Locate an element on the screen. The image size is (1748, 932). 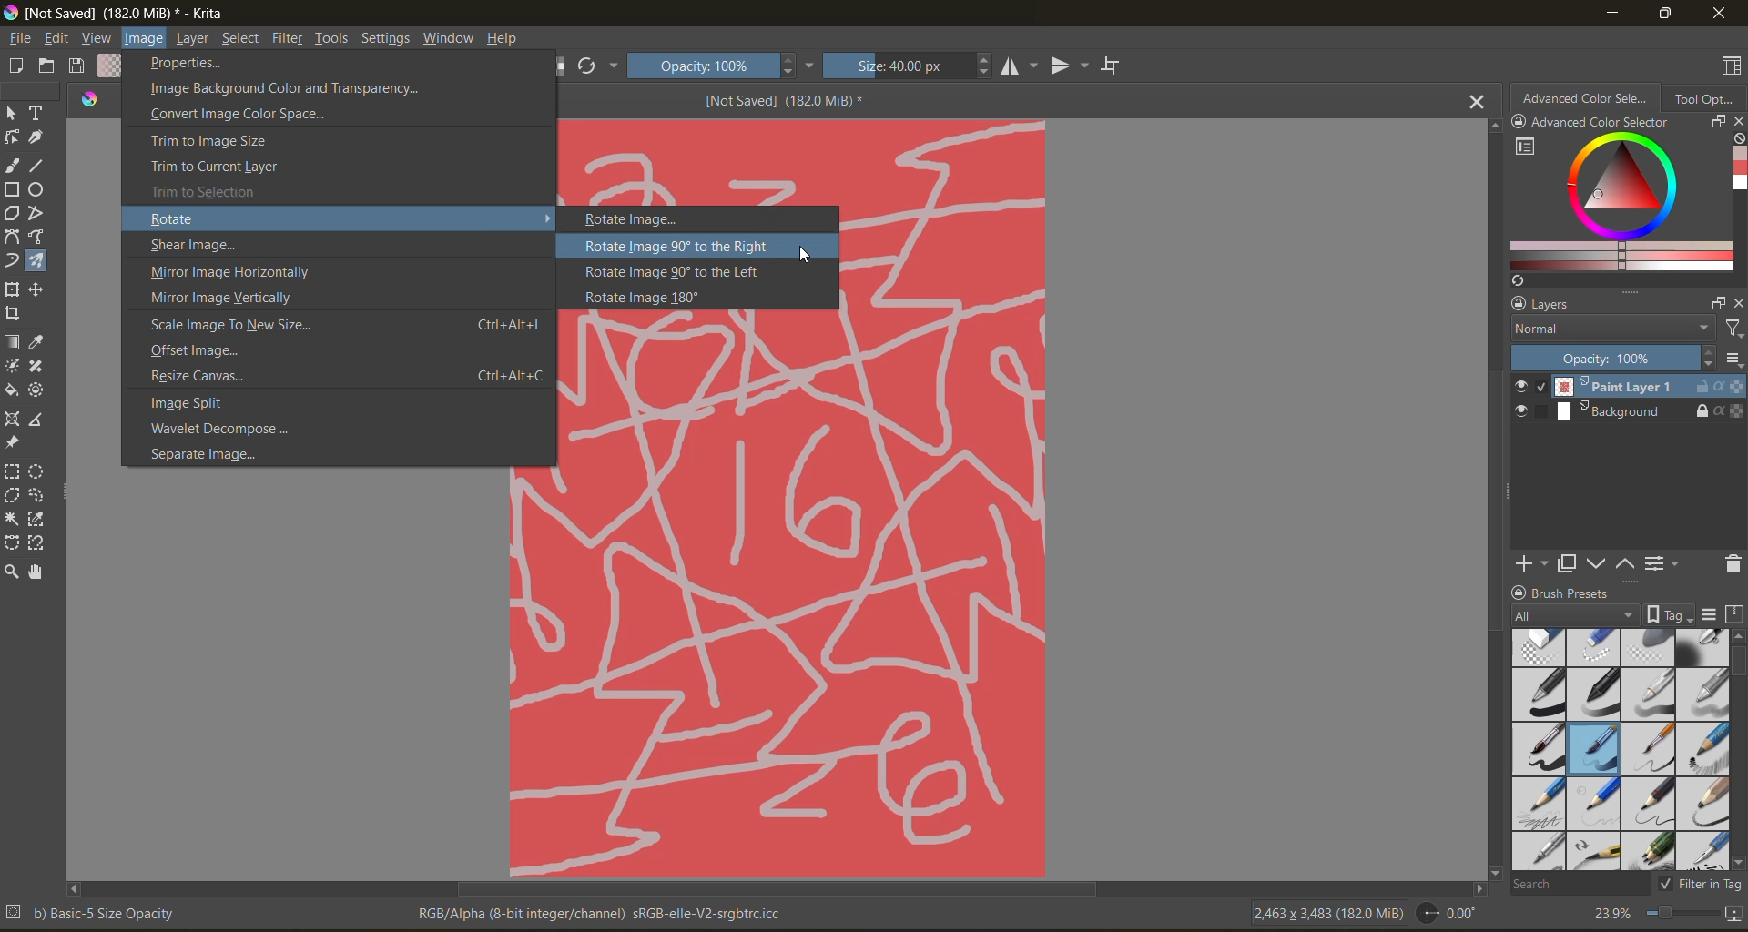
scroll down is located at coordinates (1493, 869).